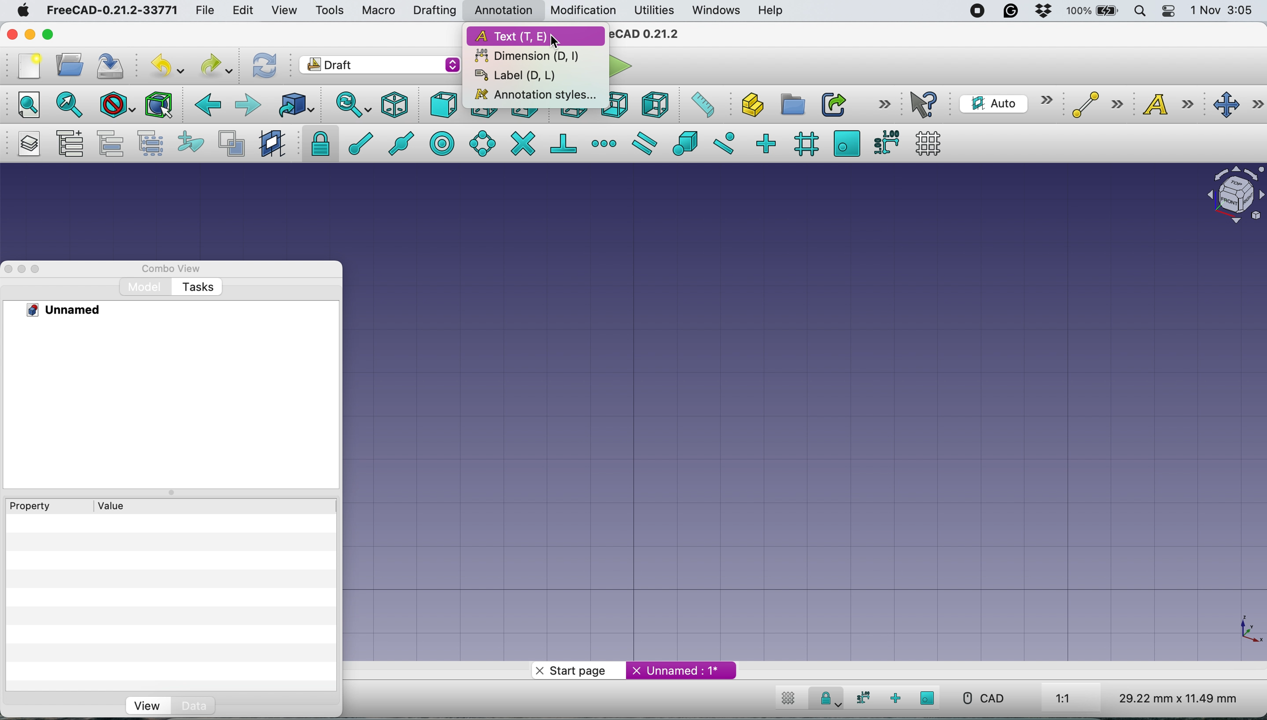 The width and height of the screenshot is (1267, 720). What do you see at coordinates (22, 10) in the screenshot?
I see `system logo` at bounding box center [22, 10].